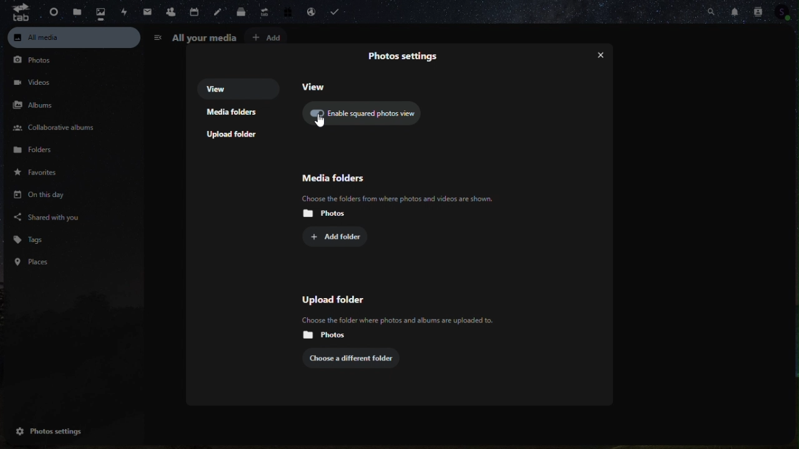 The image size is (799, 449). What do you see at coordinates (49, 216) in the screenshot?
I see `Shared with you` at bounding box center [49, 216].